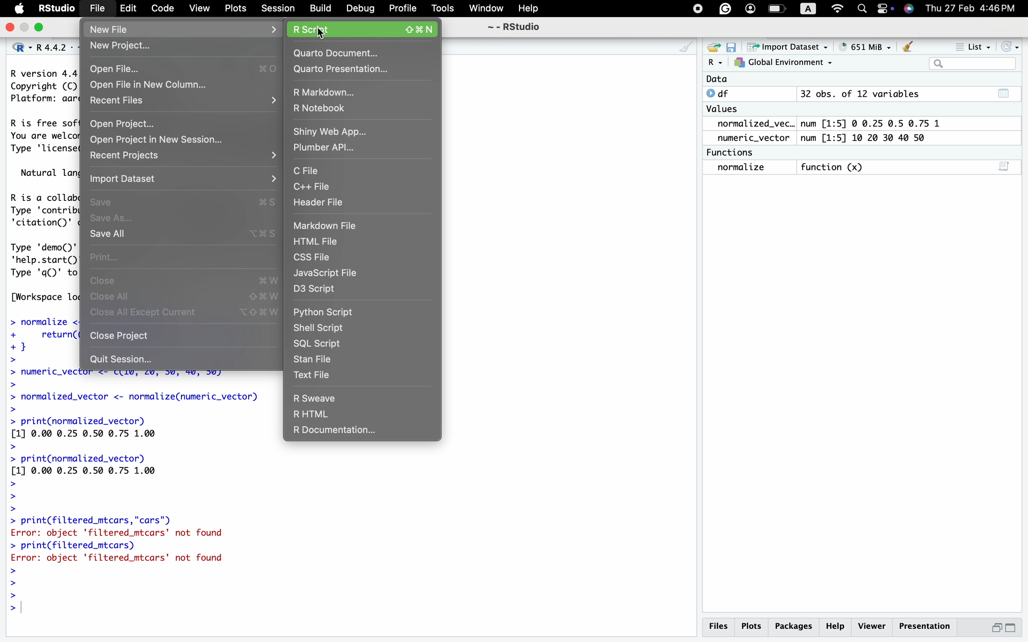 The image size is (1028, 642). I want to click on Open File in New Column..., so click(184, 85).